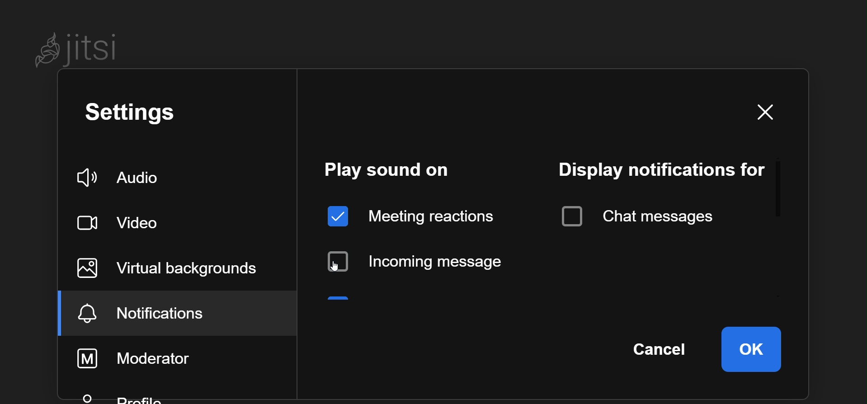 The height and width of the screenshot is (404, 867). I want to click on setting, so click(136, 115).